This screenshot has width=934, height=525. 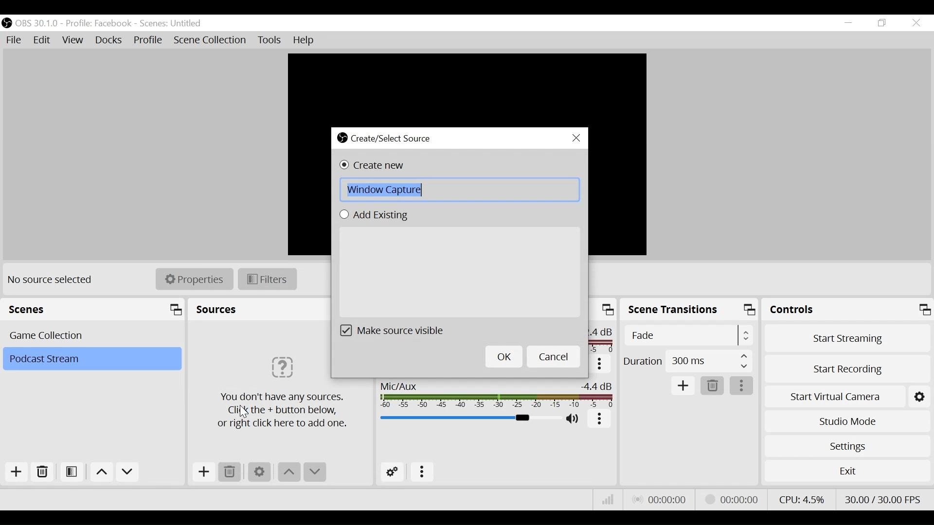 I want to click on Remove, so click(x=712, y=385).